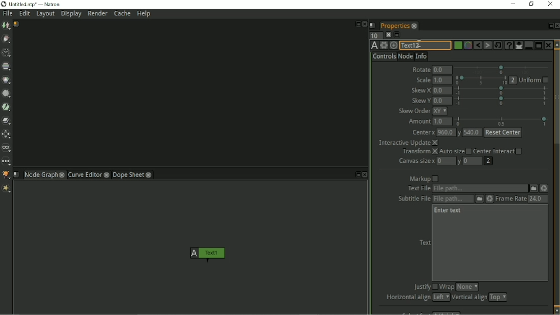 Image resolution: width=560 pixels, height=315 pixels. I want to click on Redo, so click(488, 46).